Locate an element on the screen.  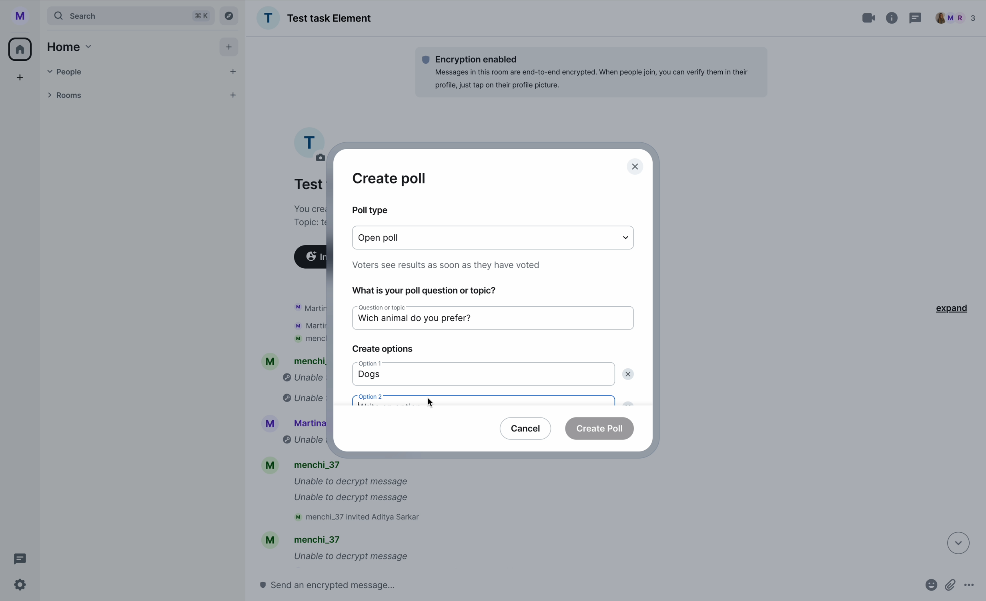
down arrow is located at coordinates (953, 542).